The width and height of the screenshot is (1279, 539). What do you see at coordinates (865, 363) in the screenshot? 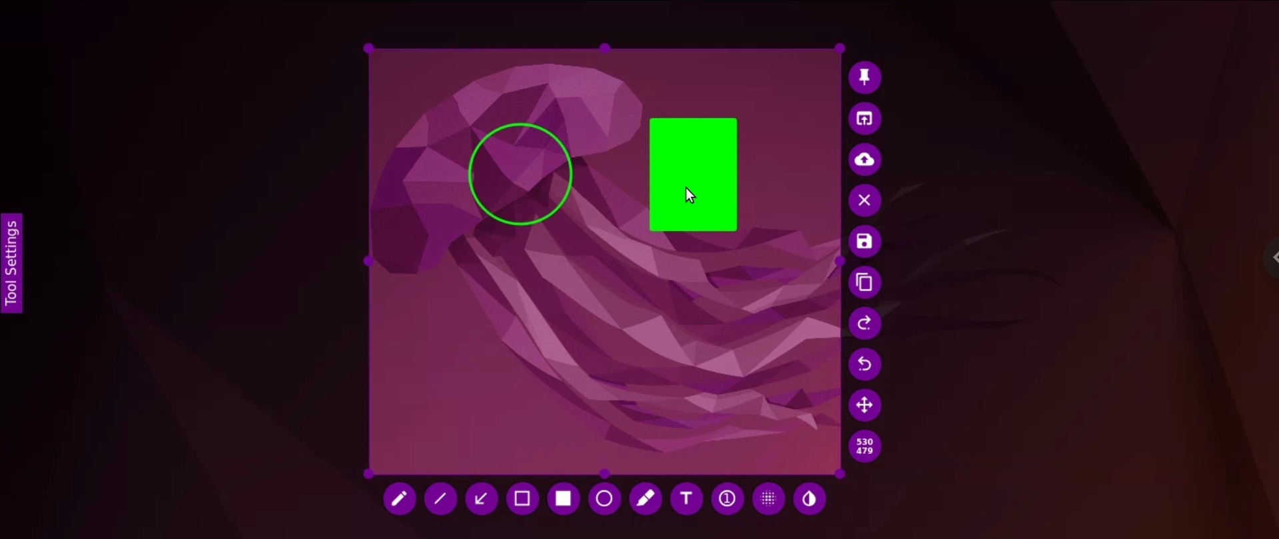
I see `redo` at bounding box center [865, 363].